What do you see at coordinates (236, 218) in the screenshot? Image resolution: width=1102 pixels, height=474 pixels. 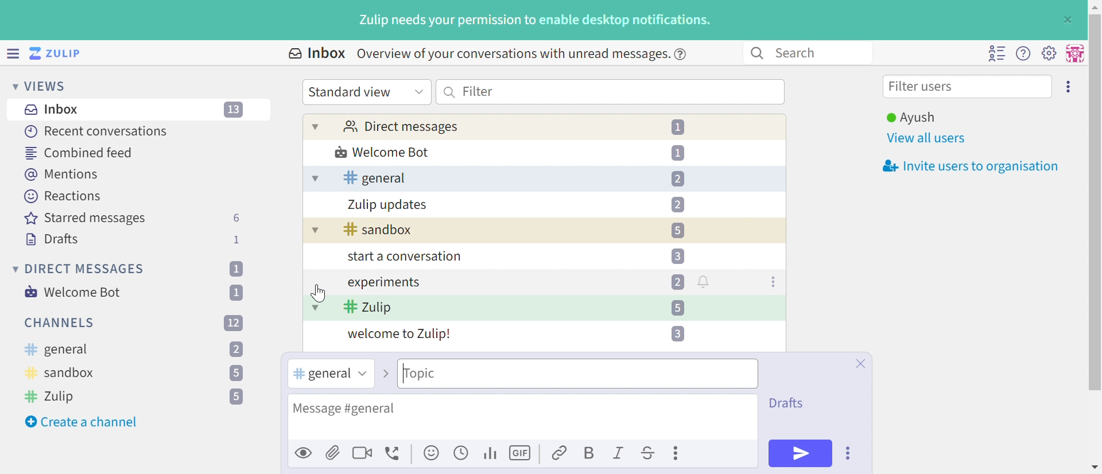 I see `6` at bounding box center [236, 218].